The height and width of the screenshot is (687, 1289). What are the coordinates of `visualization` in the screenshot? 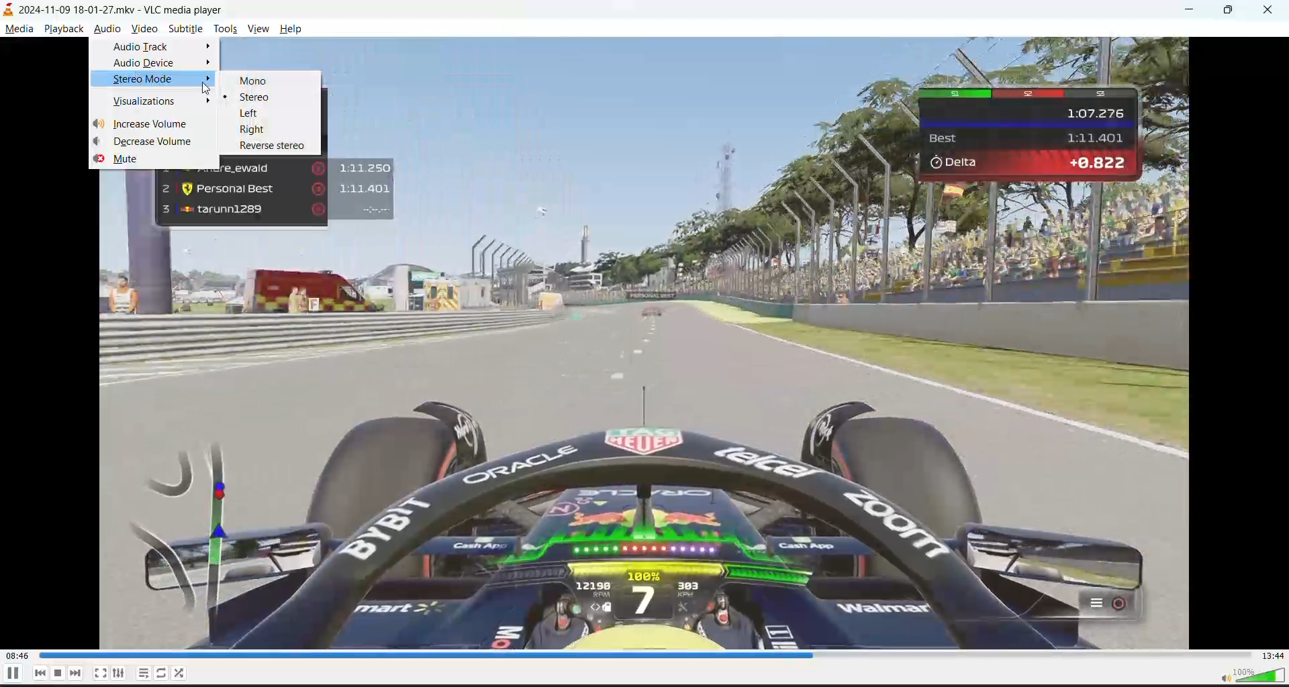 It's located at (151, 99).